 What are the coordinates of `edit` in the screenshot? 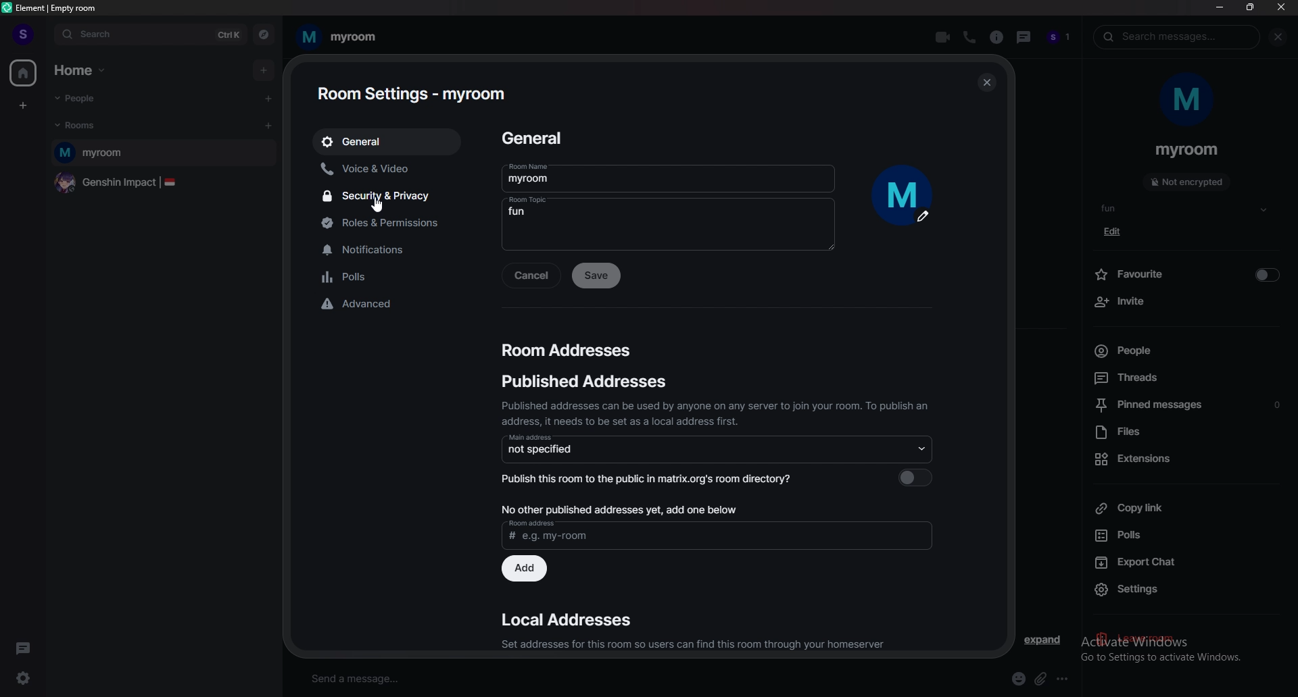 It's located at (1116, 231).